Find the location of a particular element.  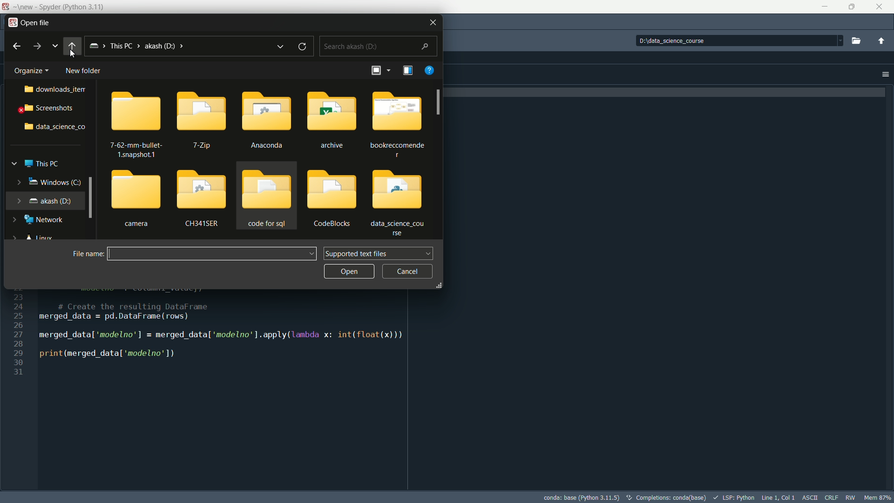

get help is located at coordinates (431, 69).